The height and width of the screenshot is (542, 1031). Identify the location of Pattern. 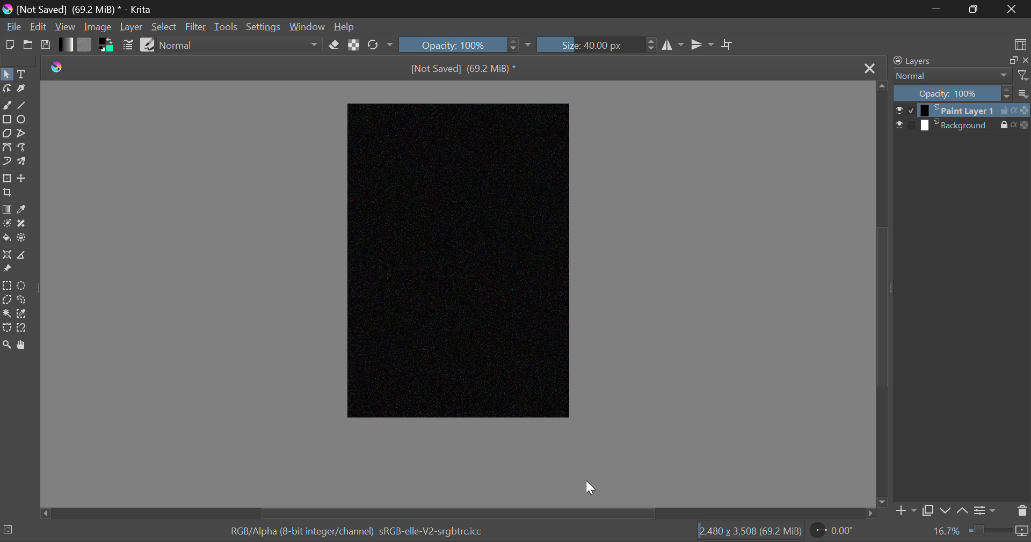
(86, 45).